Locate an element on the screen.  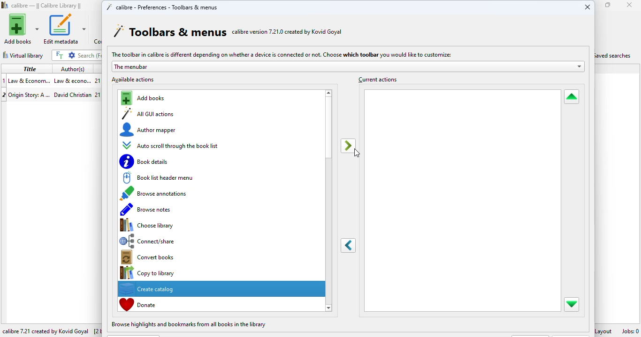
convert books is located at coordinates (150, 258).